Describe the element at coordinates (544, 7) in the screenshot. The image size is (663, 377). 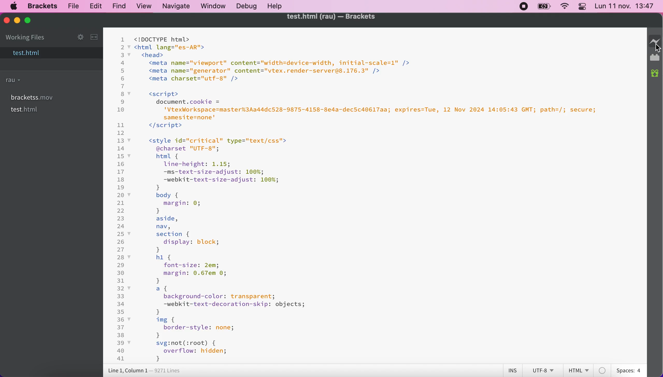
I see `battery` at that location.